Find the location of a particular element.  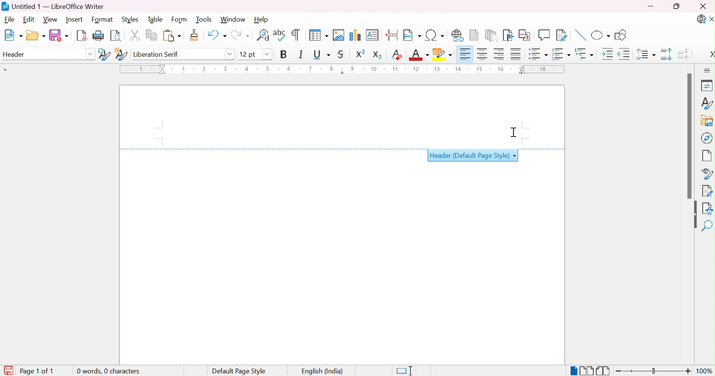

0 words, 0 characters is located at coordinates (108, 371).